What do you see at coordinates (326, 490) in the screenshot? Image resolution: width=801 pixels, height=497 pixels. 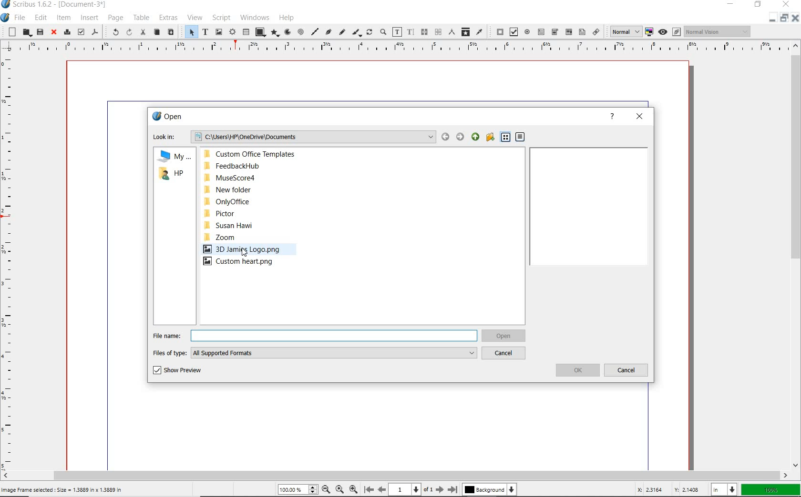 I see `zoom out` at bounding box center [326, 490].